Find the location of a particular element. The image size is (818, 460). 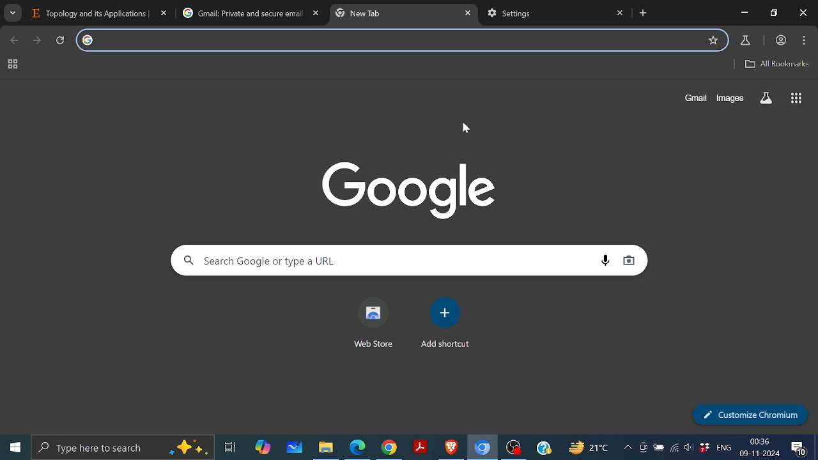

Close 2nd tab is located at coordinates (316, 13).